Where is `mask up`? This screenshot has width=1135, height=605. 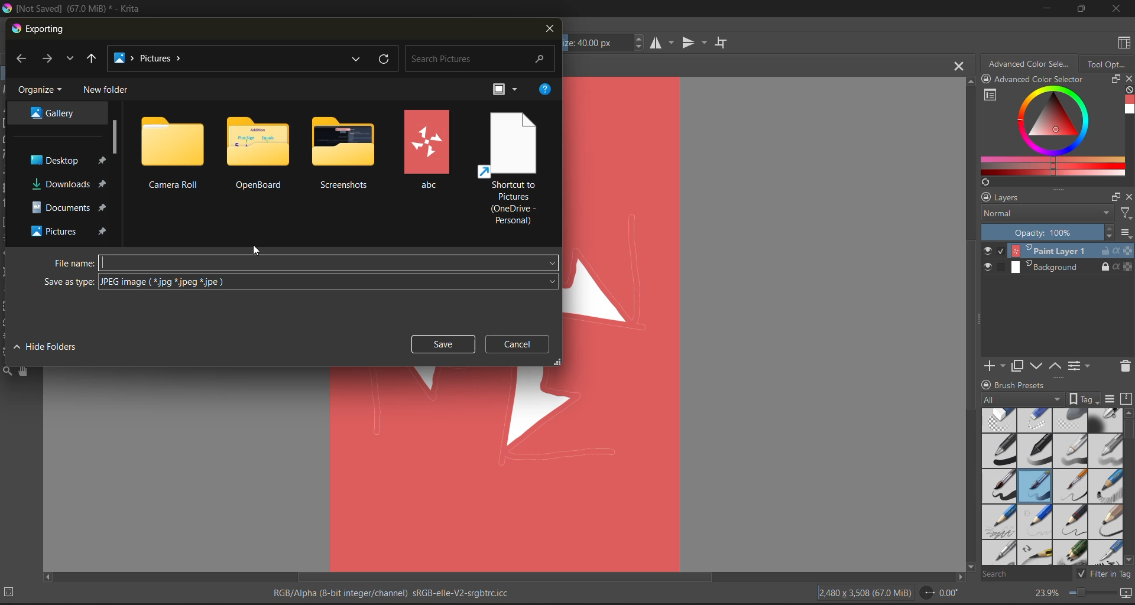 mask up is located at coordinates (1057, 365).